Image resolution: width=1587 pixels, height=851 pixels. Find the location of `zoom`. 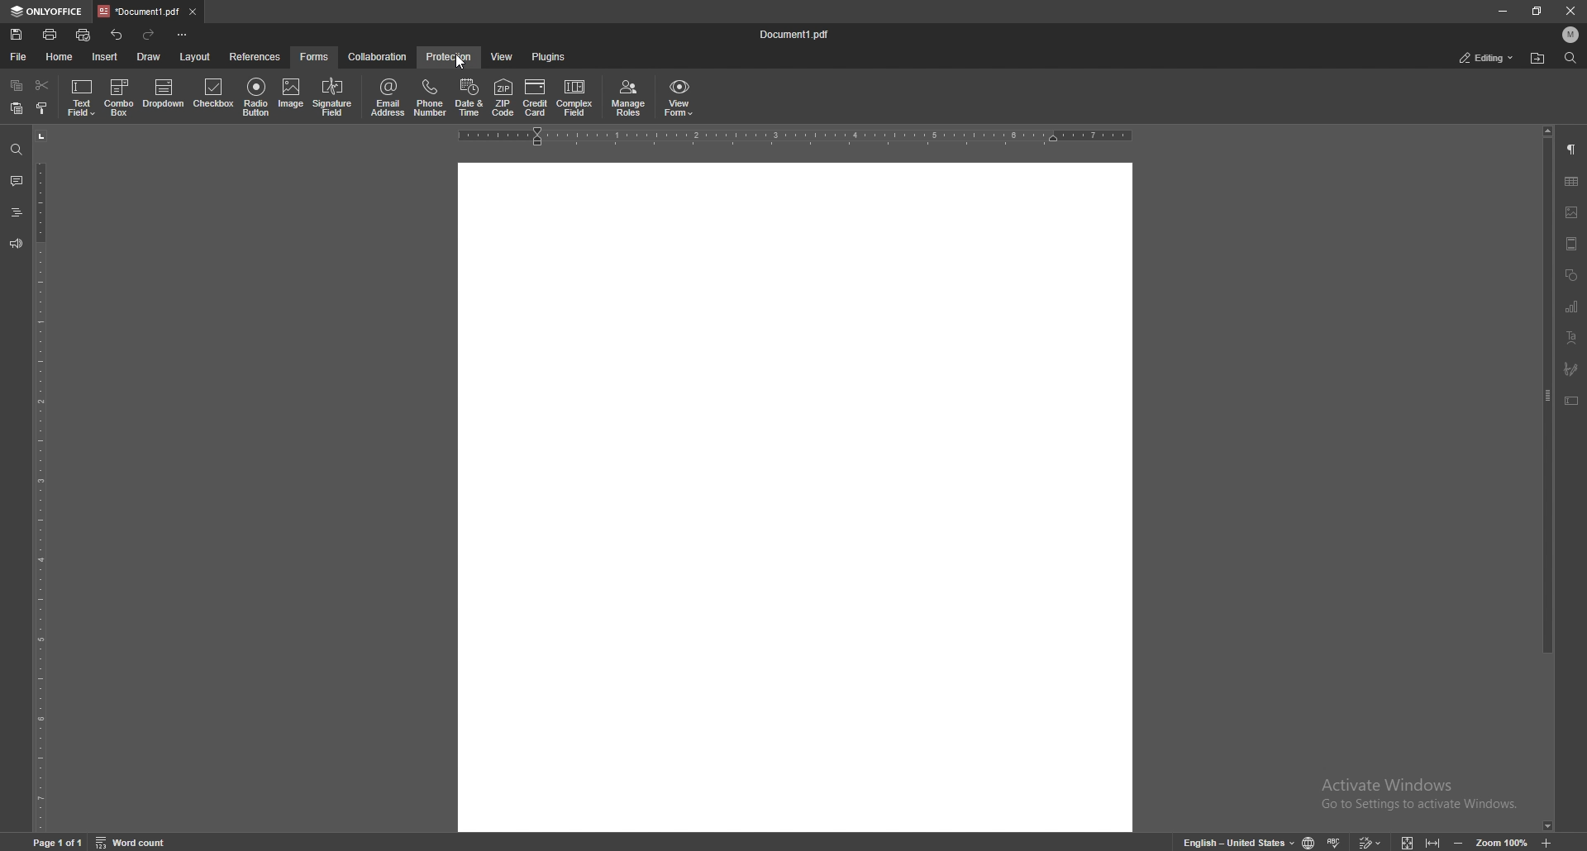

zoom is located at coordinates (1490, 842).